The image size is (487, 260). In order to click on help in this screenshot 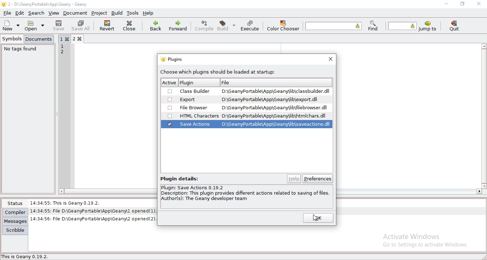, I will do `click(148, 13)`.